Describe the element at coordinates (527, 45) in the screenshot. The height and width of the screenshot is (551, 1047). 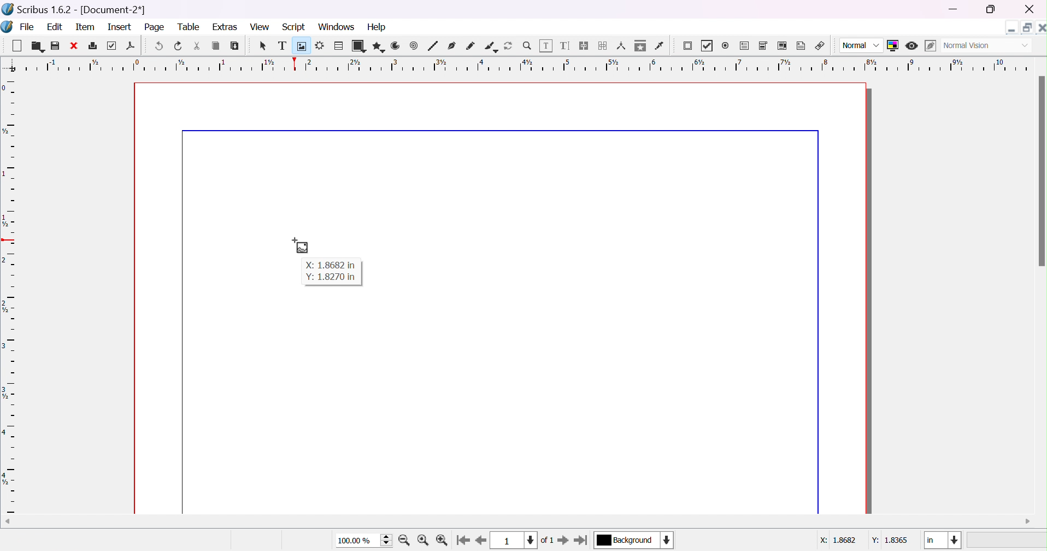
I see `zoom in/out` at that location.